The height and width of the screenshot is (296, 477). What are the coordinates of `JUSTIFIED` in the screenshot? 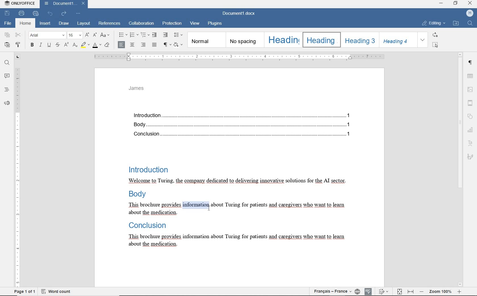 It's located at (154, 45).